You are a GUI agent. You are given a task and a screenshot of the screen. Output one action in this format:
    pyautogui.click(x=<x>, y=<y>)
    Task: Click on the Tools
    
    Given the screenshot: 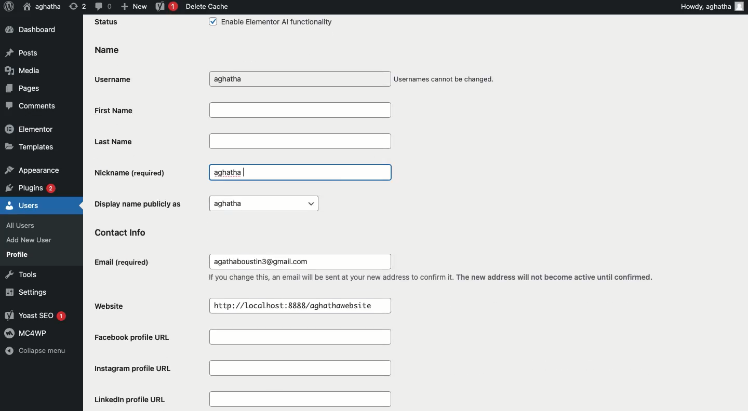 What is the action you would take?
    pyautogui.click(x=19, y=274)
    